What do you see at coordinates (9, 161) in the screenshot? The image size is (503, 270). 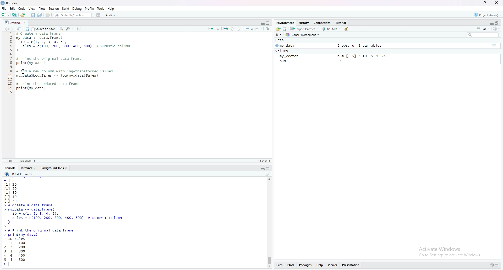 I see `10:1` at bounding box center [9, 161].